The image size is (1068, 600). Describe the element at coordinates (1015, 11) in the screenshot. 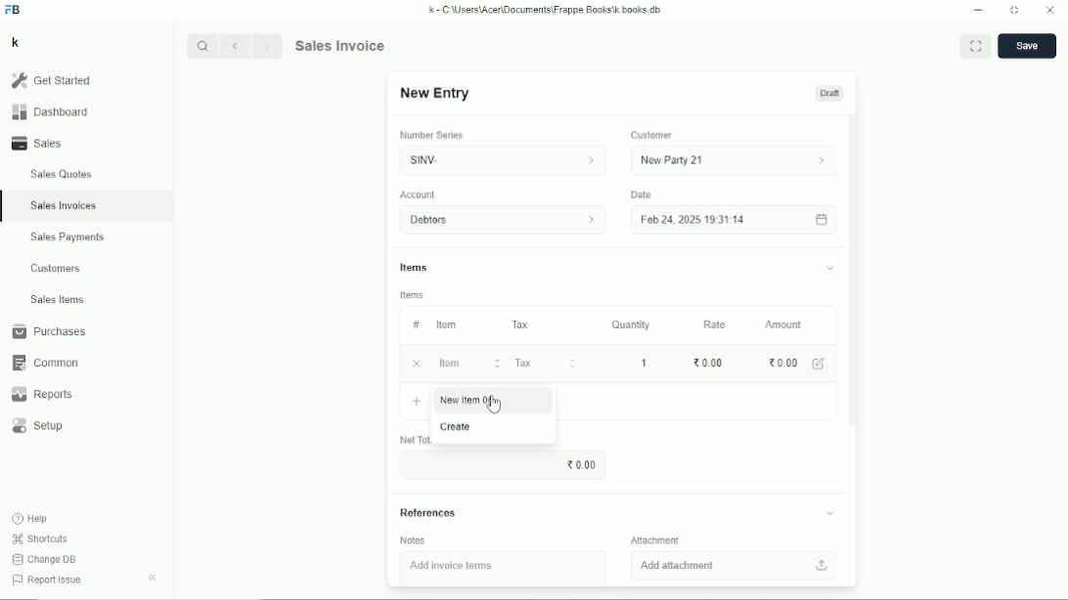

I see `Toggle between form and full width` at that location.